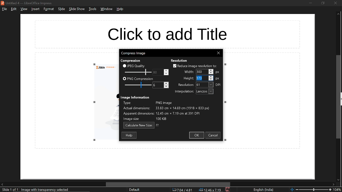 This screenshot has height=192, width=342. Describe the element at coordinates (9, 190) in the screenshot. I see `current slide` at that location.